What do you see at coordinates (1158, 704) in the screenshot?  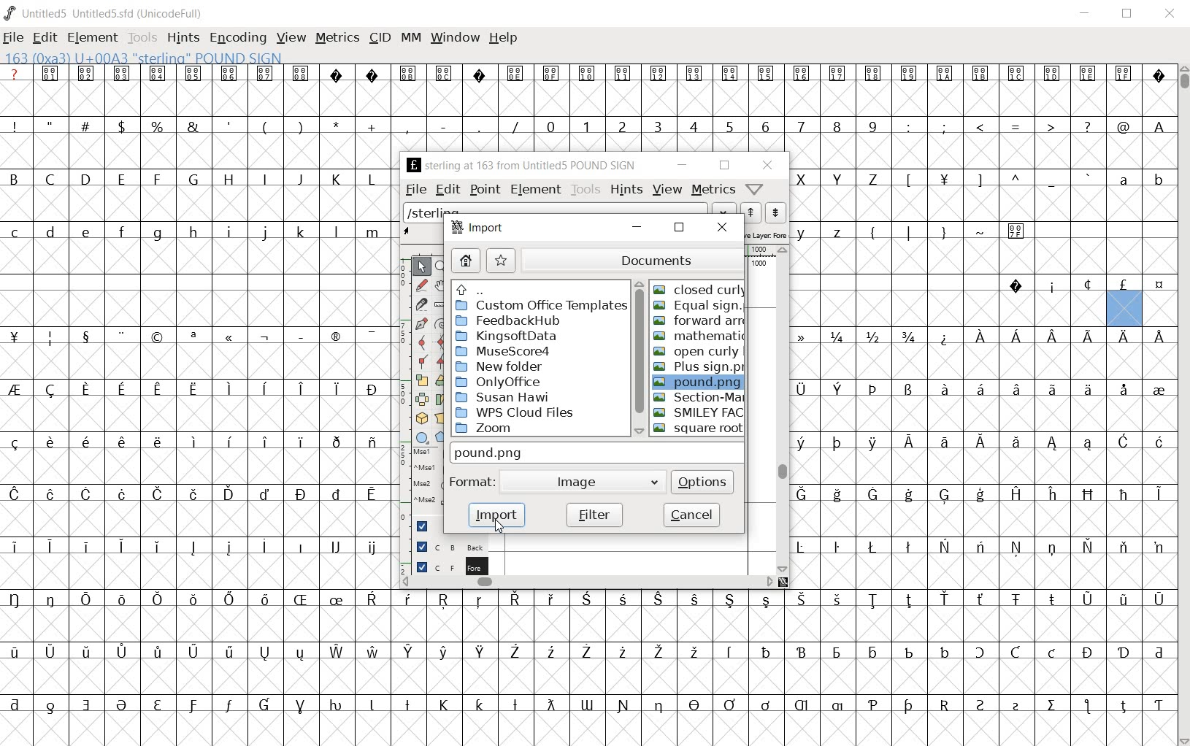 I see `Symbol` at bounding box center [1158, 704].